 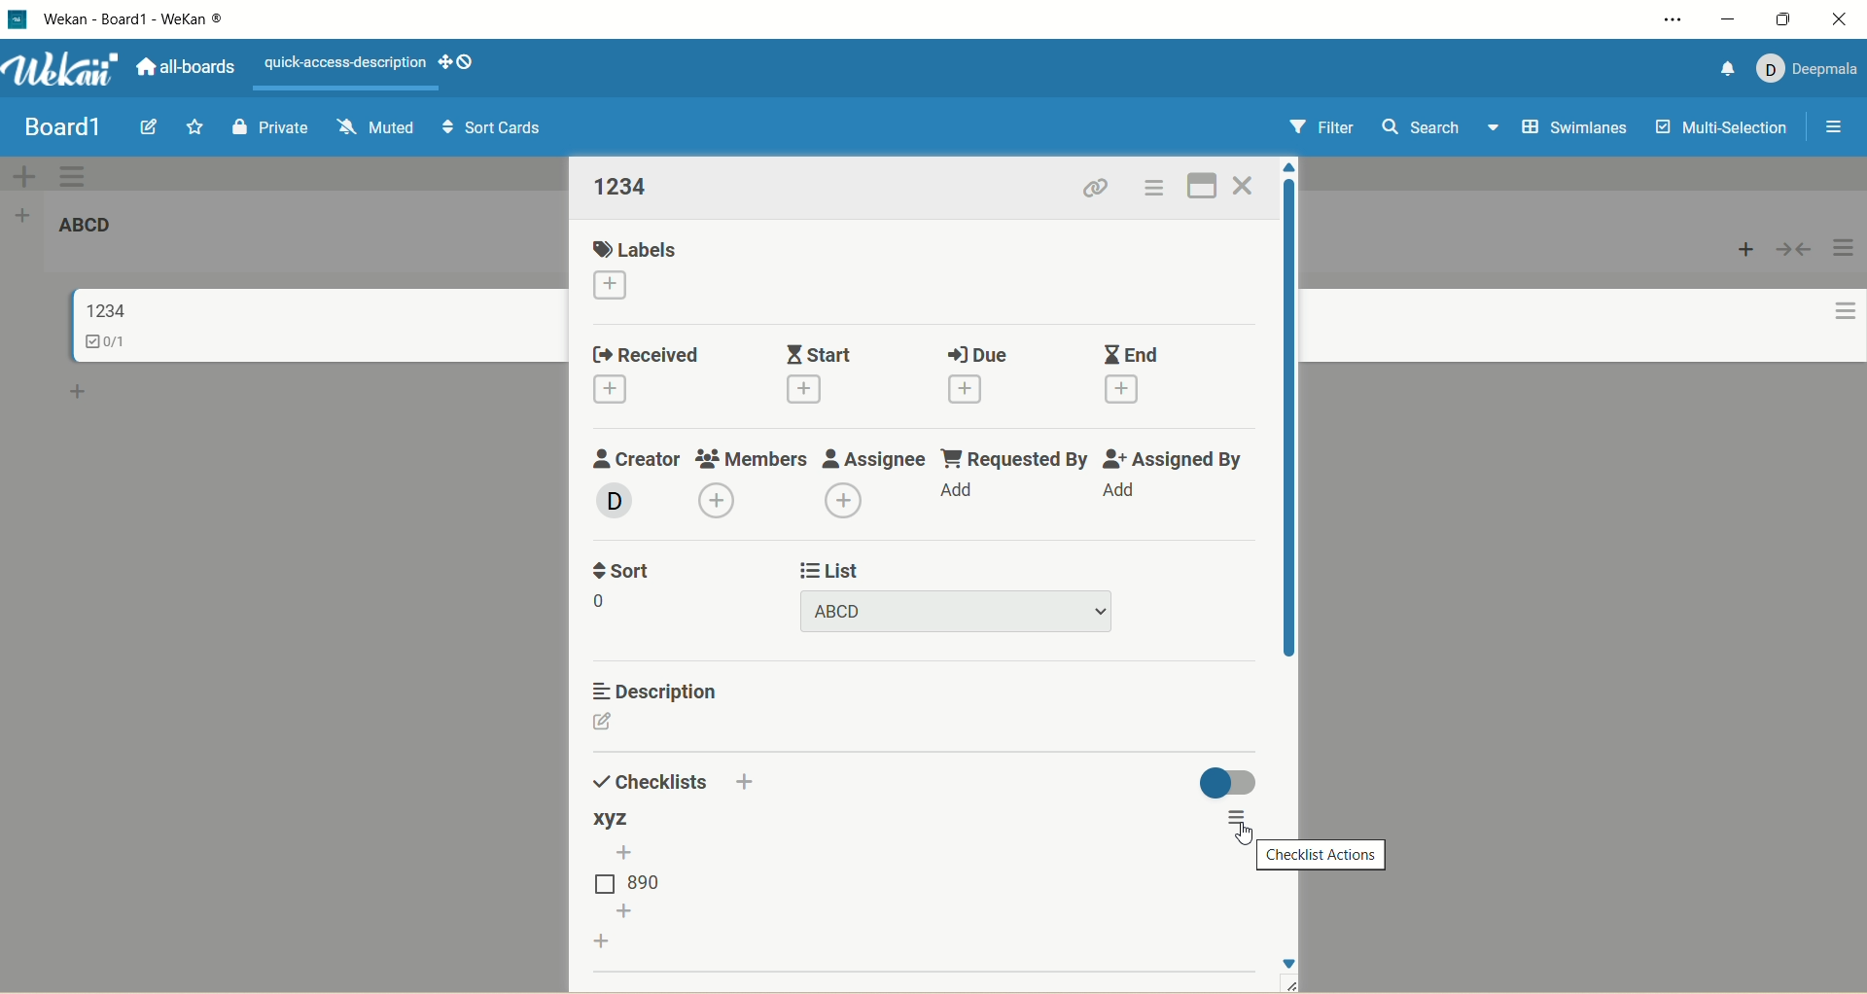 I want to click on show-desktop-drag-handles, so click(x=456, y=61).